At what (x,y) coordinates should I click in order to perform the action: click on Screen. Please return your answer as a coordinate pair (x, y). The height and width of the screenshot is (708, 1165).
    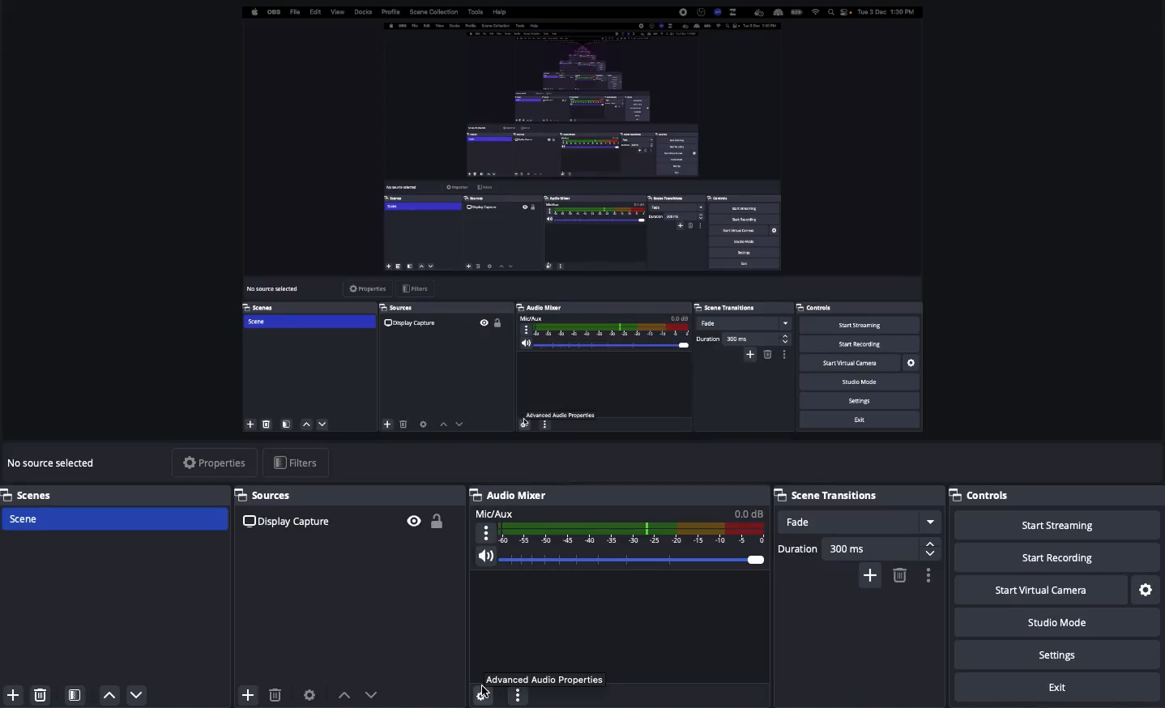
    Looking at the image, I should click on (584, 222).